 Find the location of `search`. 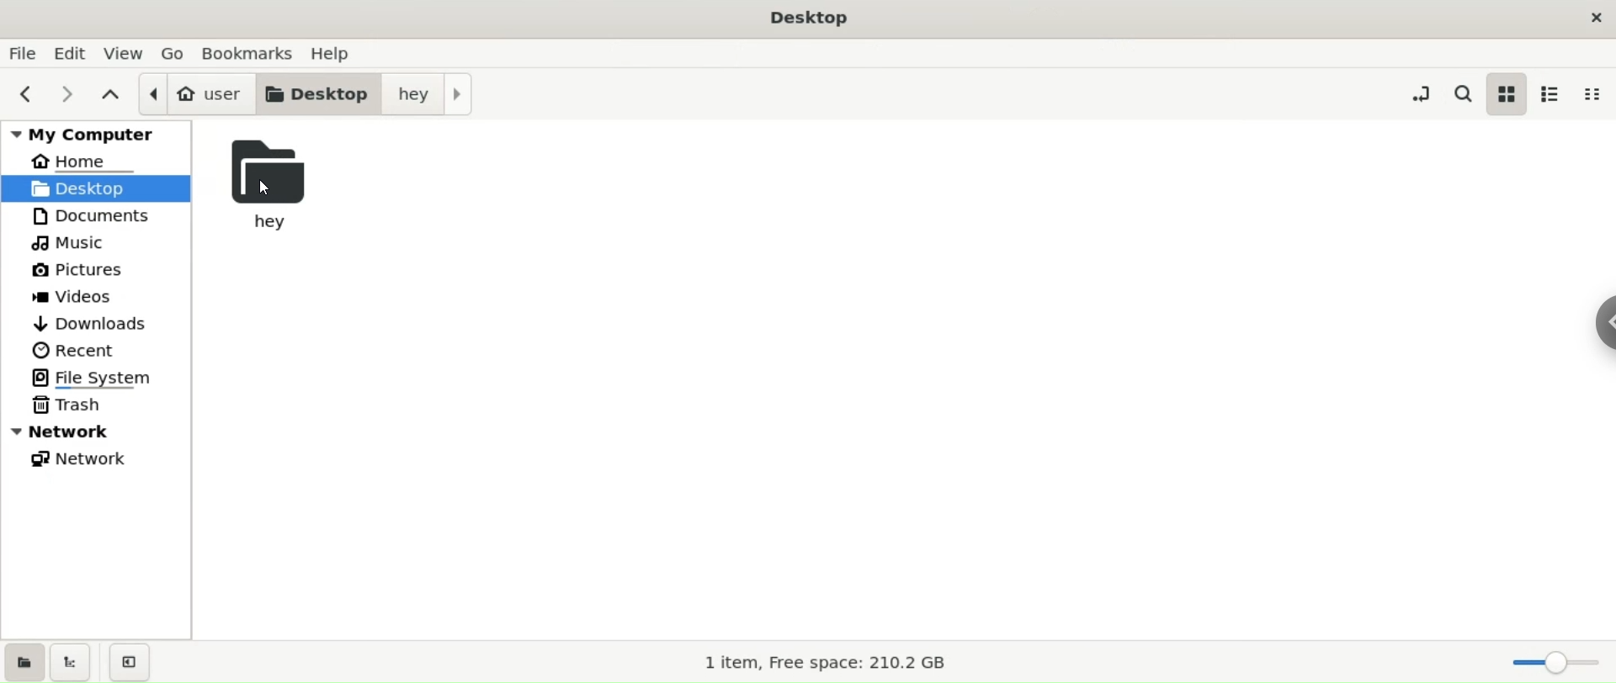

search is located at coordinates (1460, 94).